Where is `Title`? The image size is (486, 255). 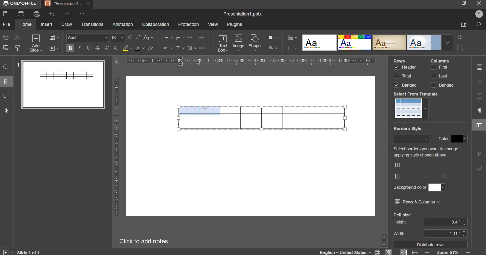 Title is located at coordinates (242, 14).